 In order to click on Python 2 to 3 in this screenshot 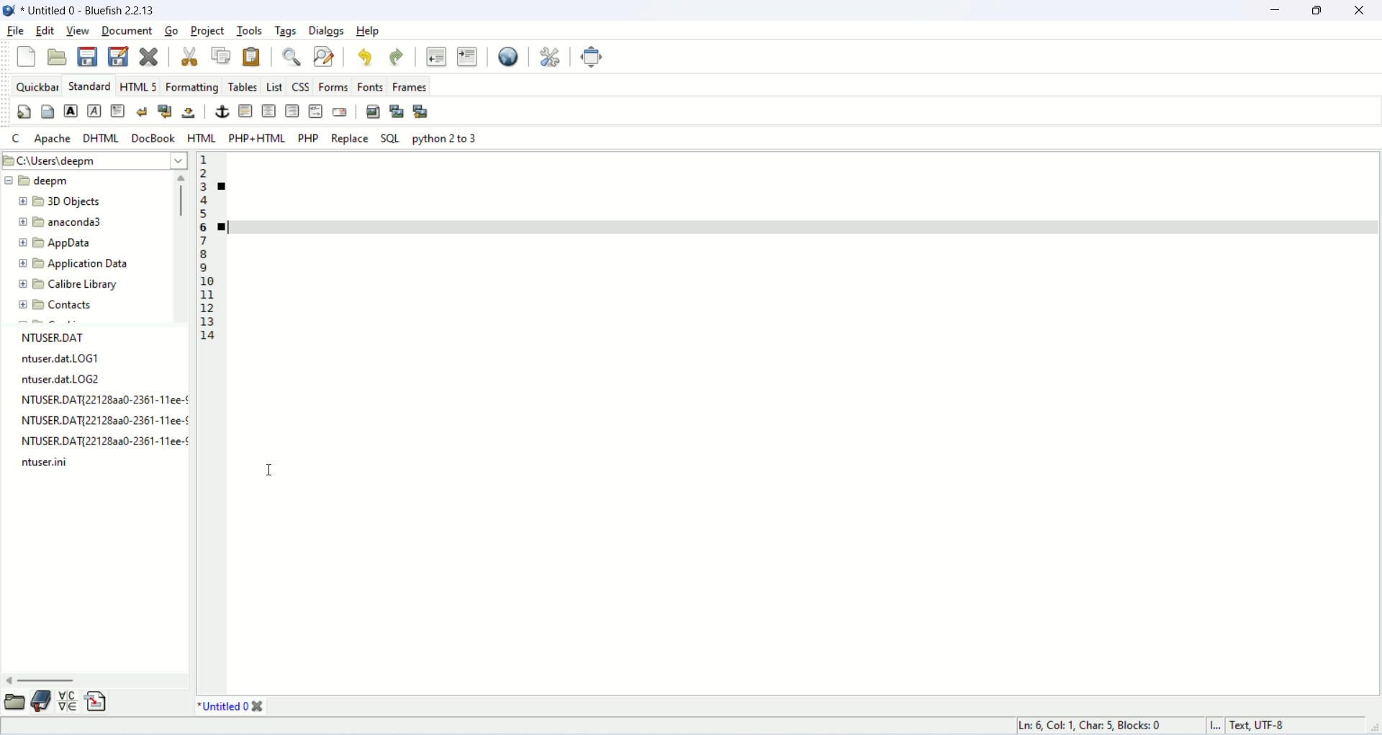, I will do `click(446, 138)`.